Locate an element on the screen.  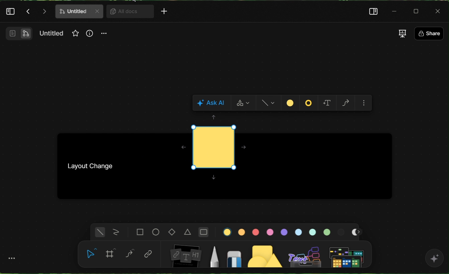
AI is located at coordinates (435, 262).